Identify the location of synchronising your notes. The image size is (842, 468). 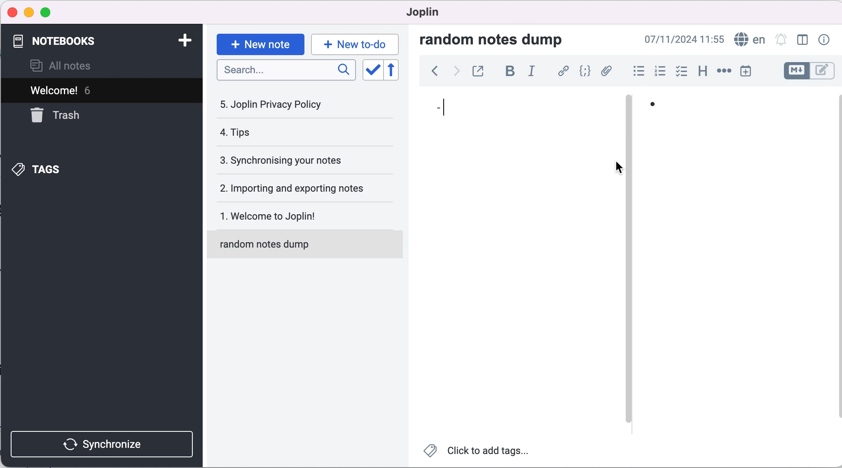
(295, 161).